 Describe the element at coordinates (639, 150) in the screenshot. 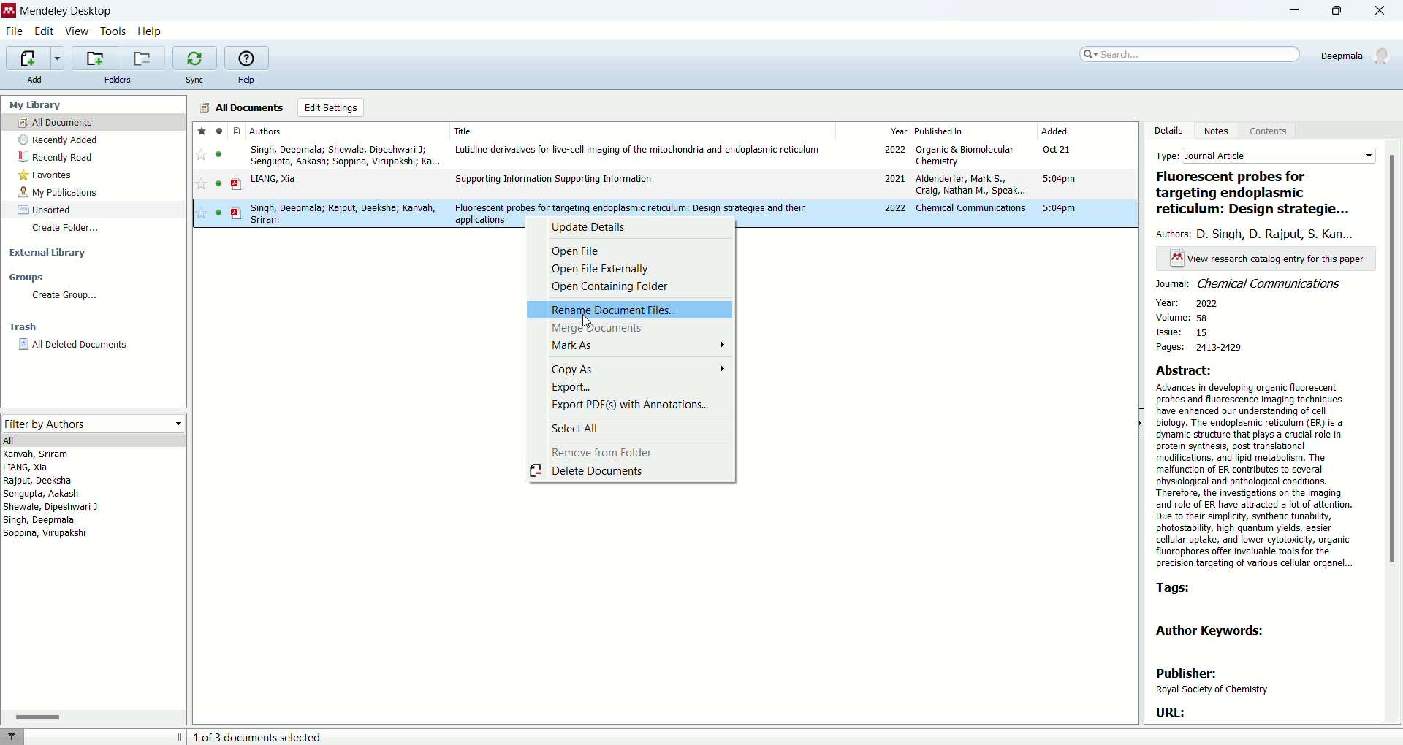

I see `Lutidine derivatives for live-cell imaging of the mitochondria and endoplasmic reticulum` at that location.